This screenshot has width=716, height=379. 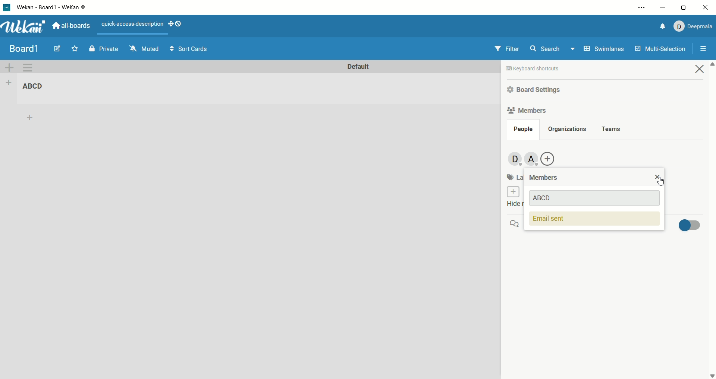 I want to click on vertical scroll bar, so click(x=712, y=220).